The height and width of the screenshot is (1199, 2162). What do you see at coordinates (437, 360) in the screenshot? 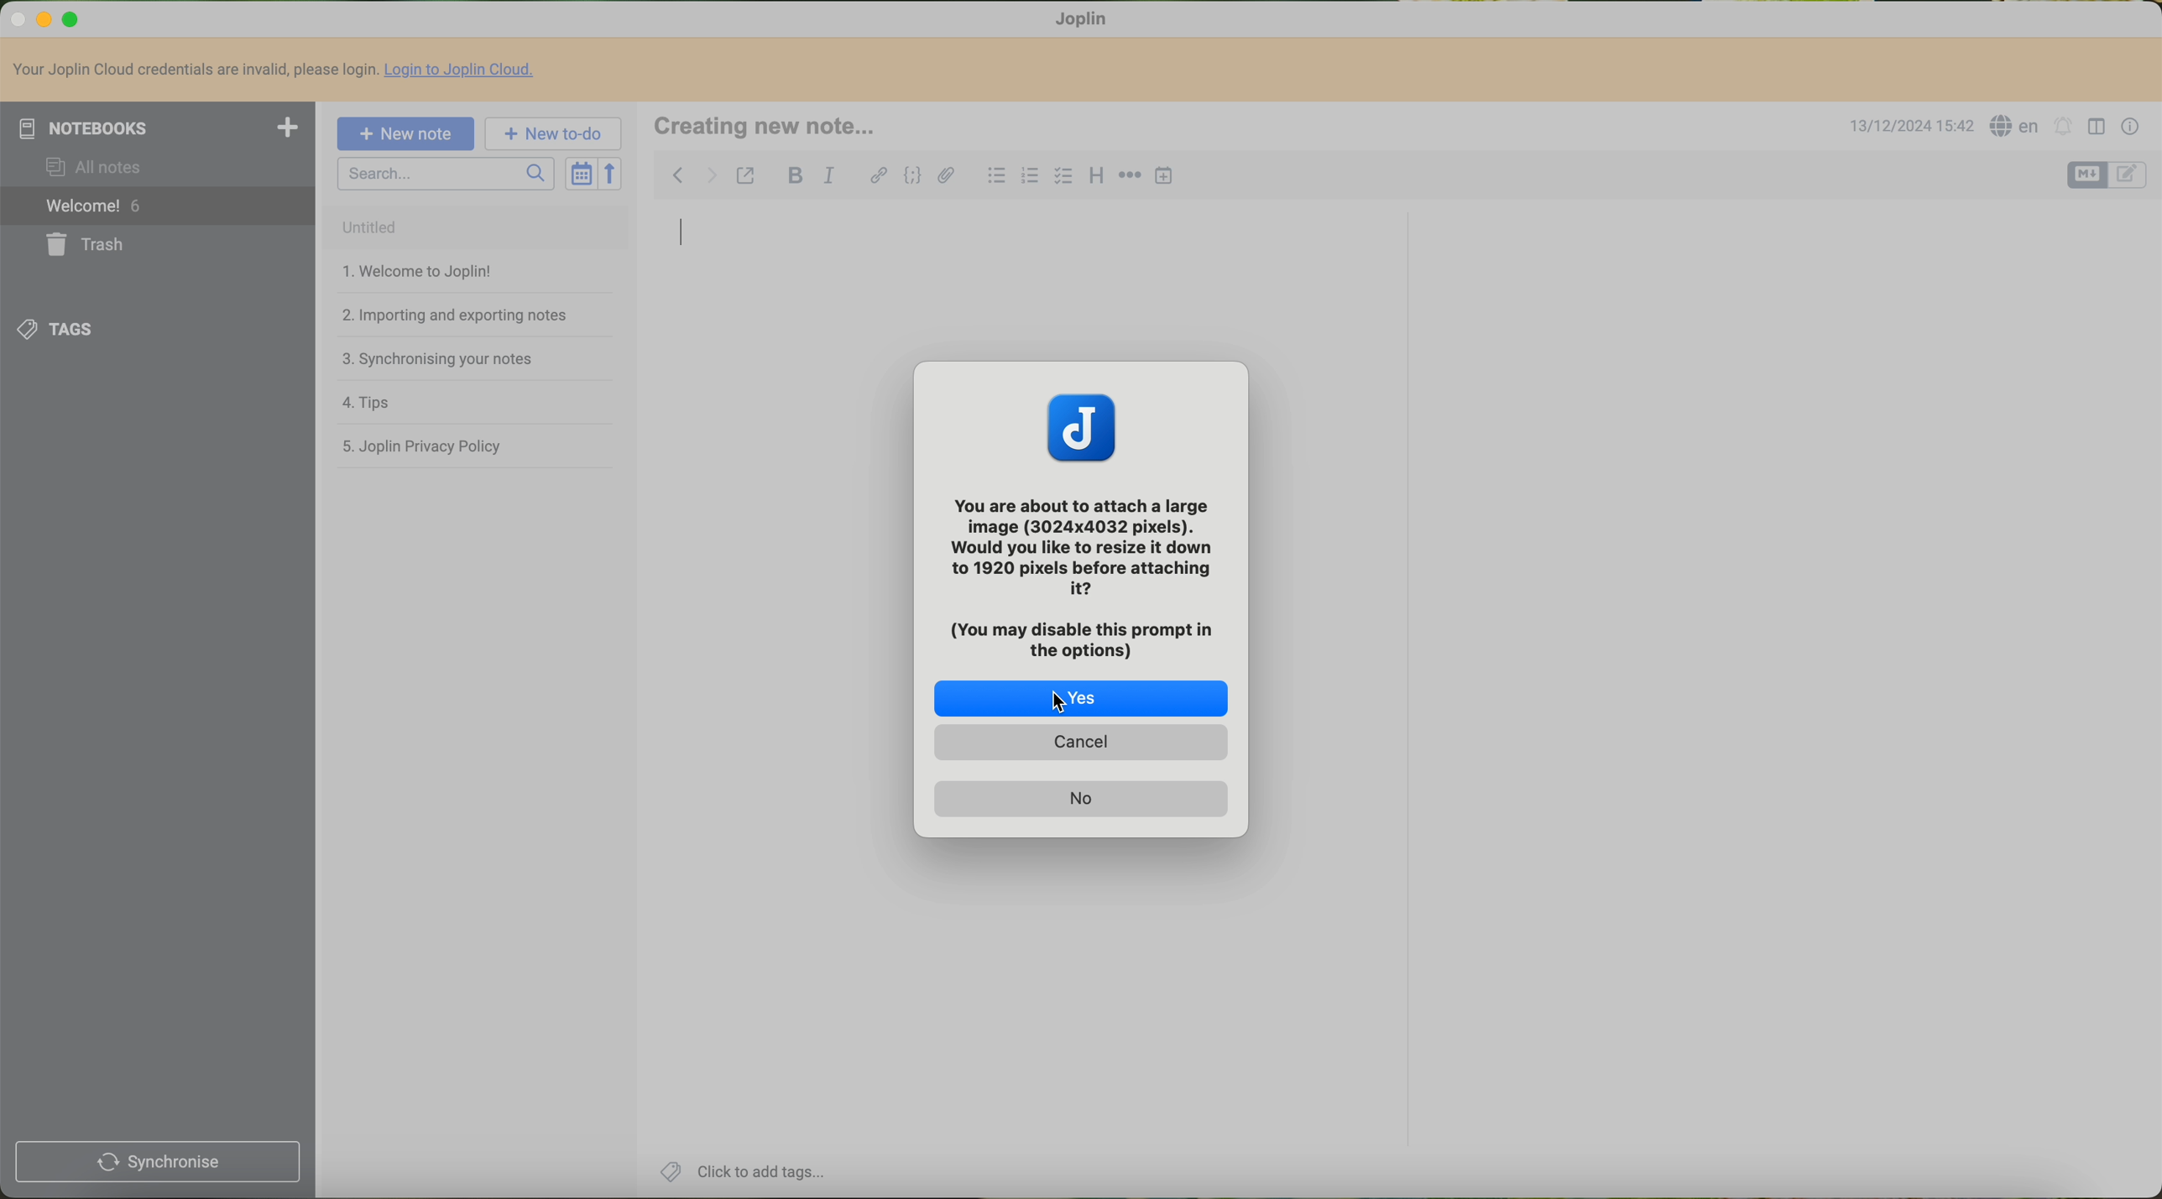
I see `synchronising your notes` at bounding box center [437, 360].